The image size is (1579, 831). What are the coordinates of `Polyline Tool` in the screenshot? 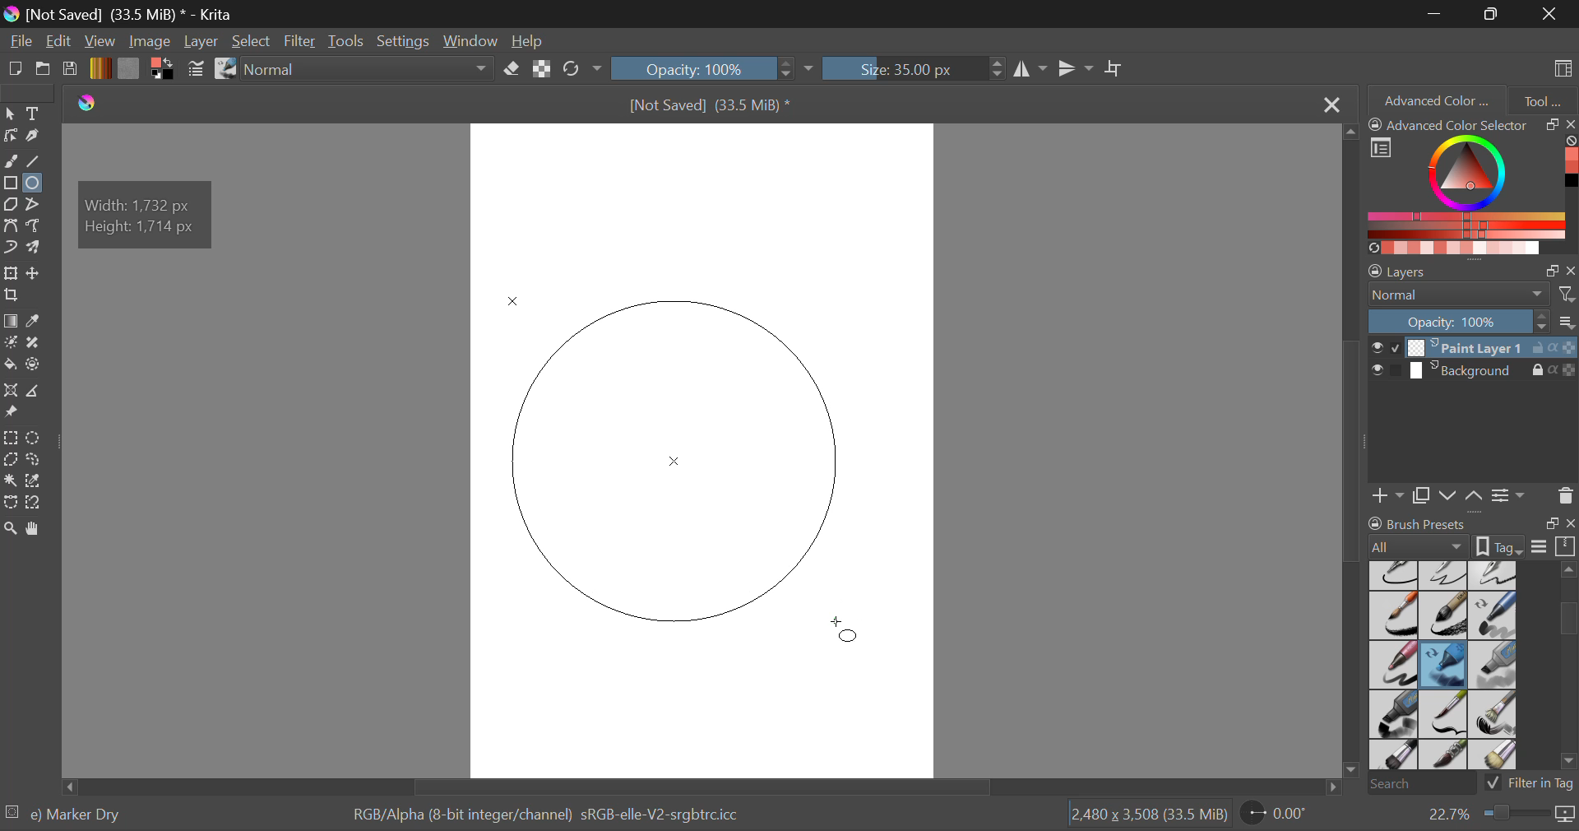 It's located at (35, 204).